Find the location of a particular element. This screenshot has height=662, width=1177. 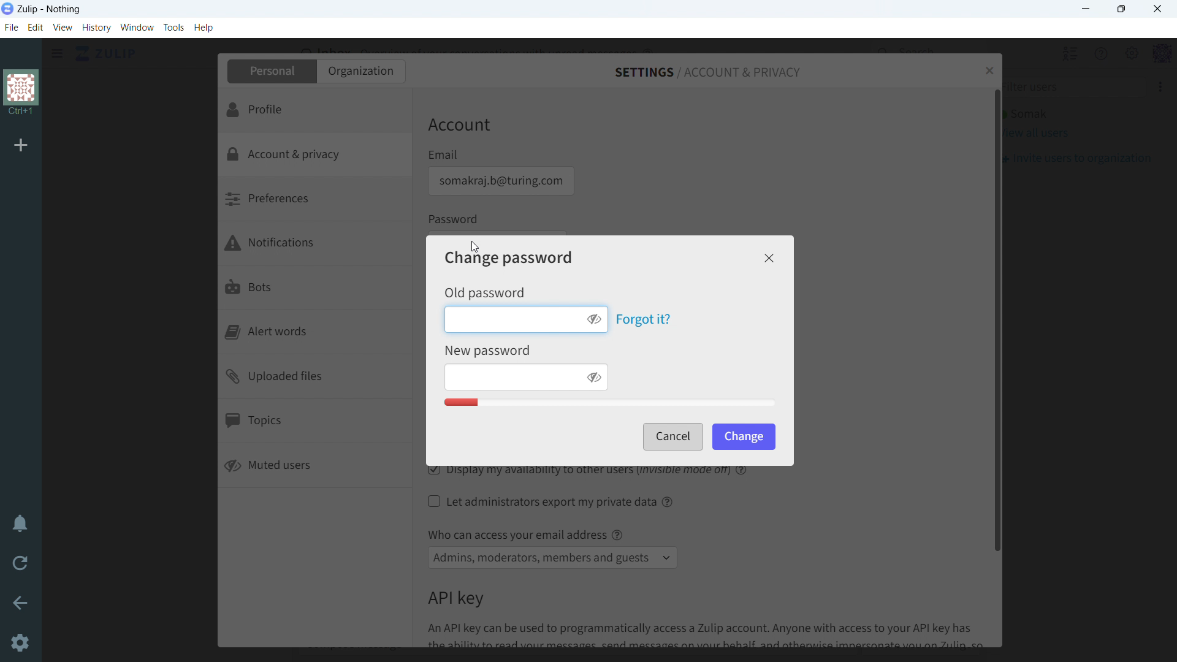

preferences is located at coordinates (314, 200).